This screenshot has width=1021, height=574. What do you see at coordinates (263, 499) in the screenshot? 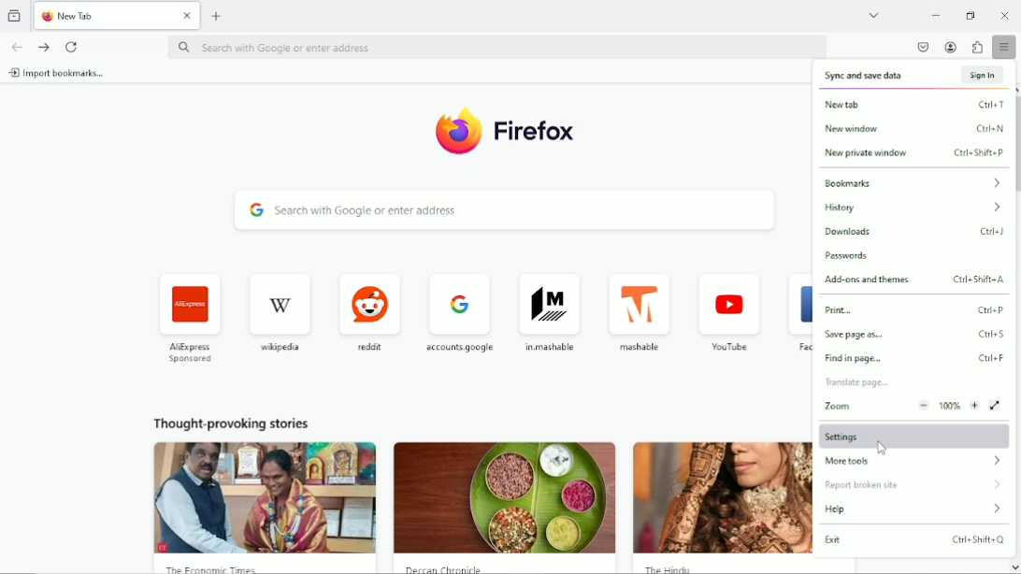
I see `the economic times image` at bounding box center [263, 499].